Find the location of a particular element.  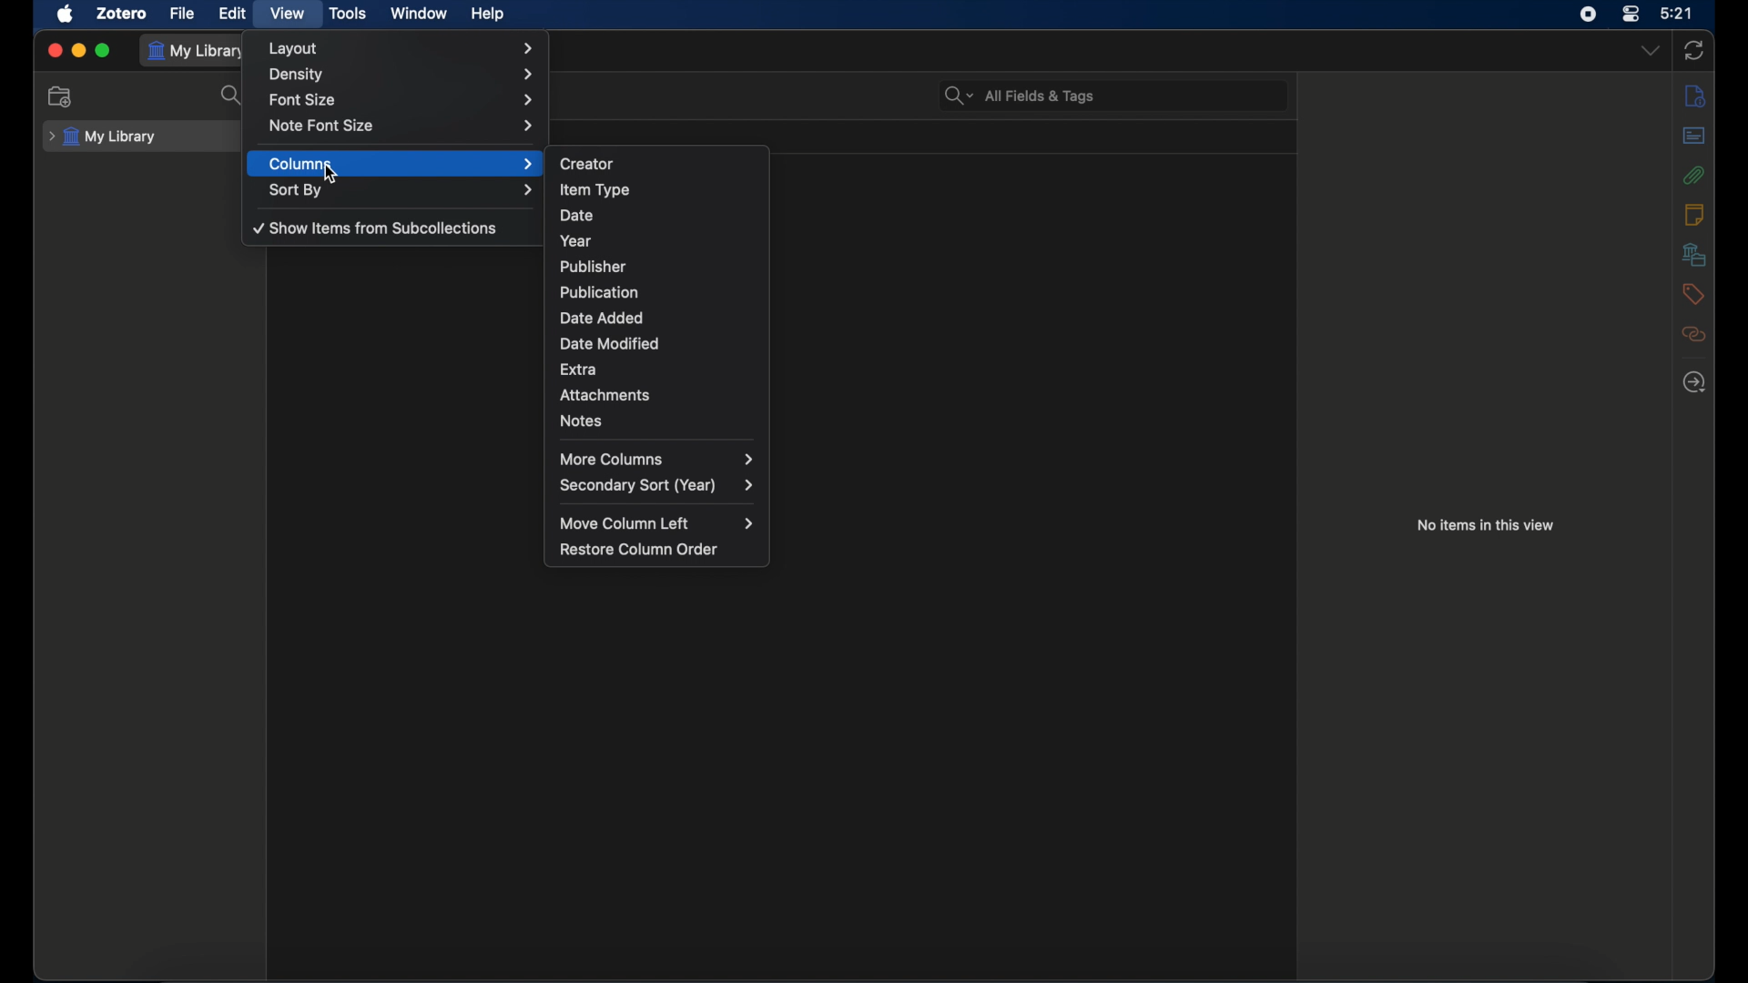

file is located at coordinates (184, 15).